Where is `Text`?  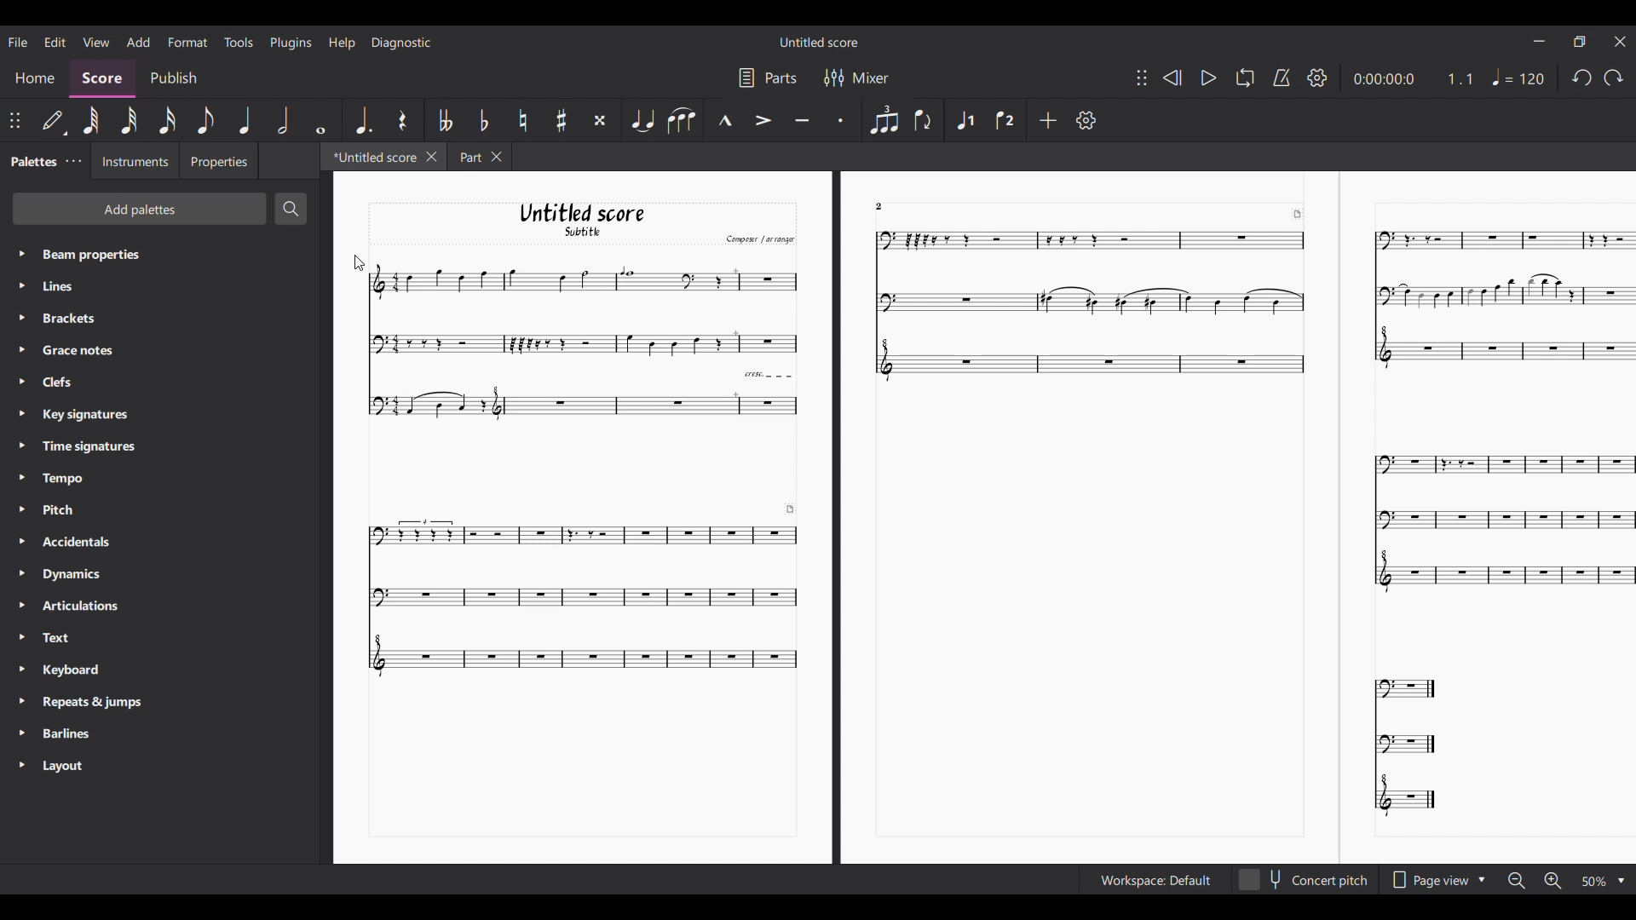
Text is located at coordinates (79, 637).